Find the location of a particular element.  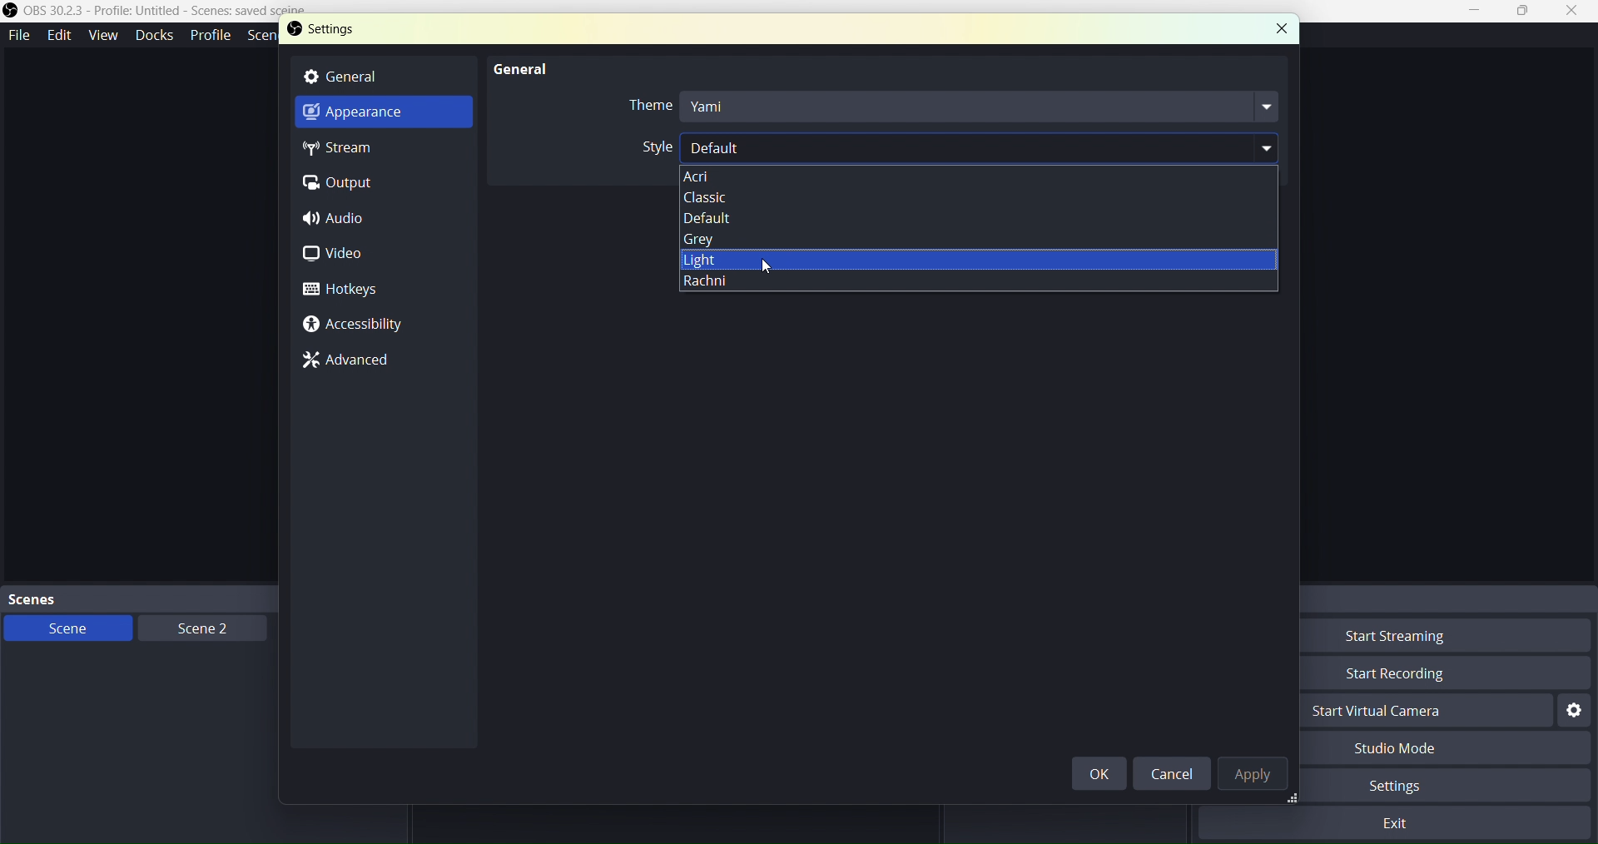

OBS Studio is located at coordinates (169, 14).